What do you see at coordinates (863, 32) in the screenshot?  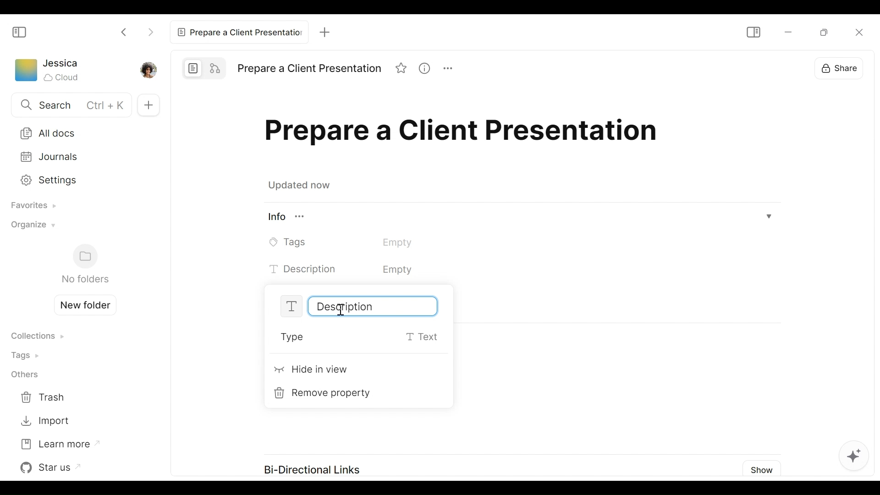 I see `Close` at bounding box center [863, 32].